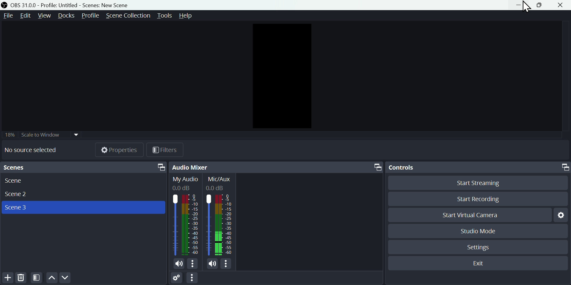 The width and height of the screenshot is (571, 285). What do you see at coordinates (26, 15) in the screenshot?
I see `Edit` at bounding box center [26, 15].